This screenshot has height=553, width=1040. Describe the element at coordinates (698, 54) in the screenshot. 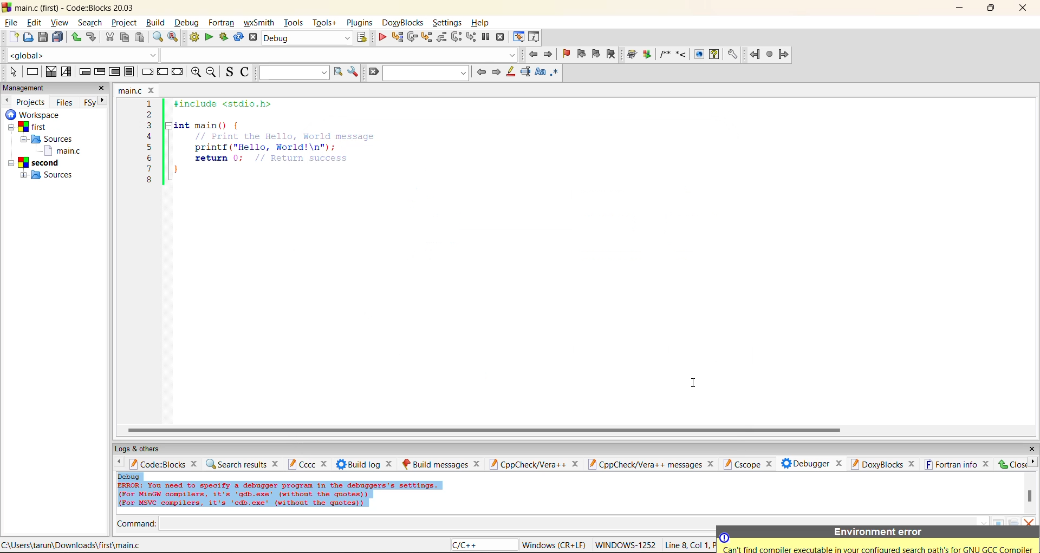

I see `show` at that location.